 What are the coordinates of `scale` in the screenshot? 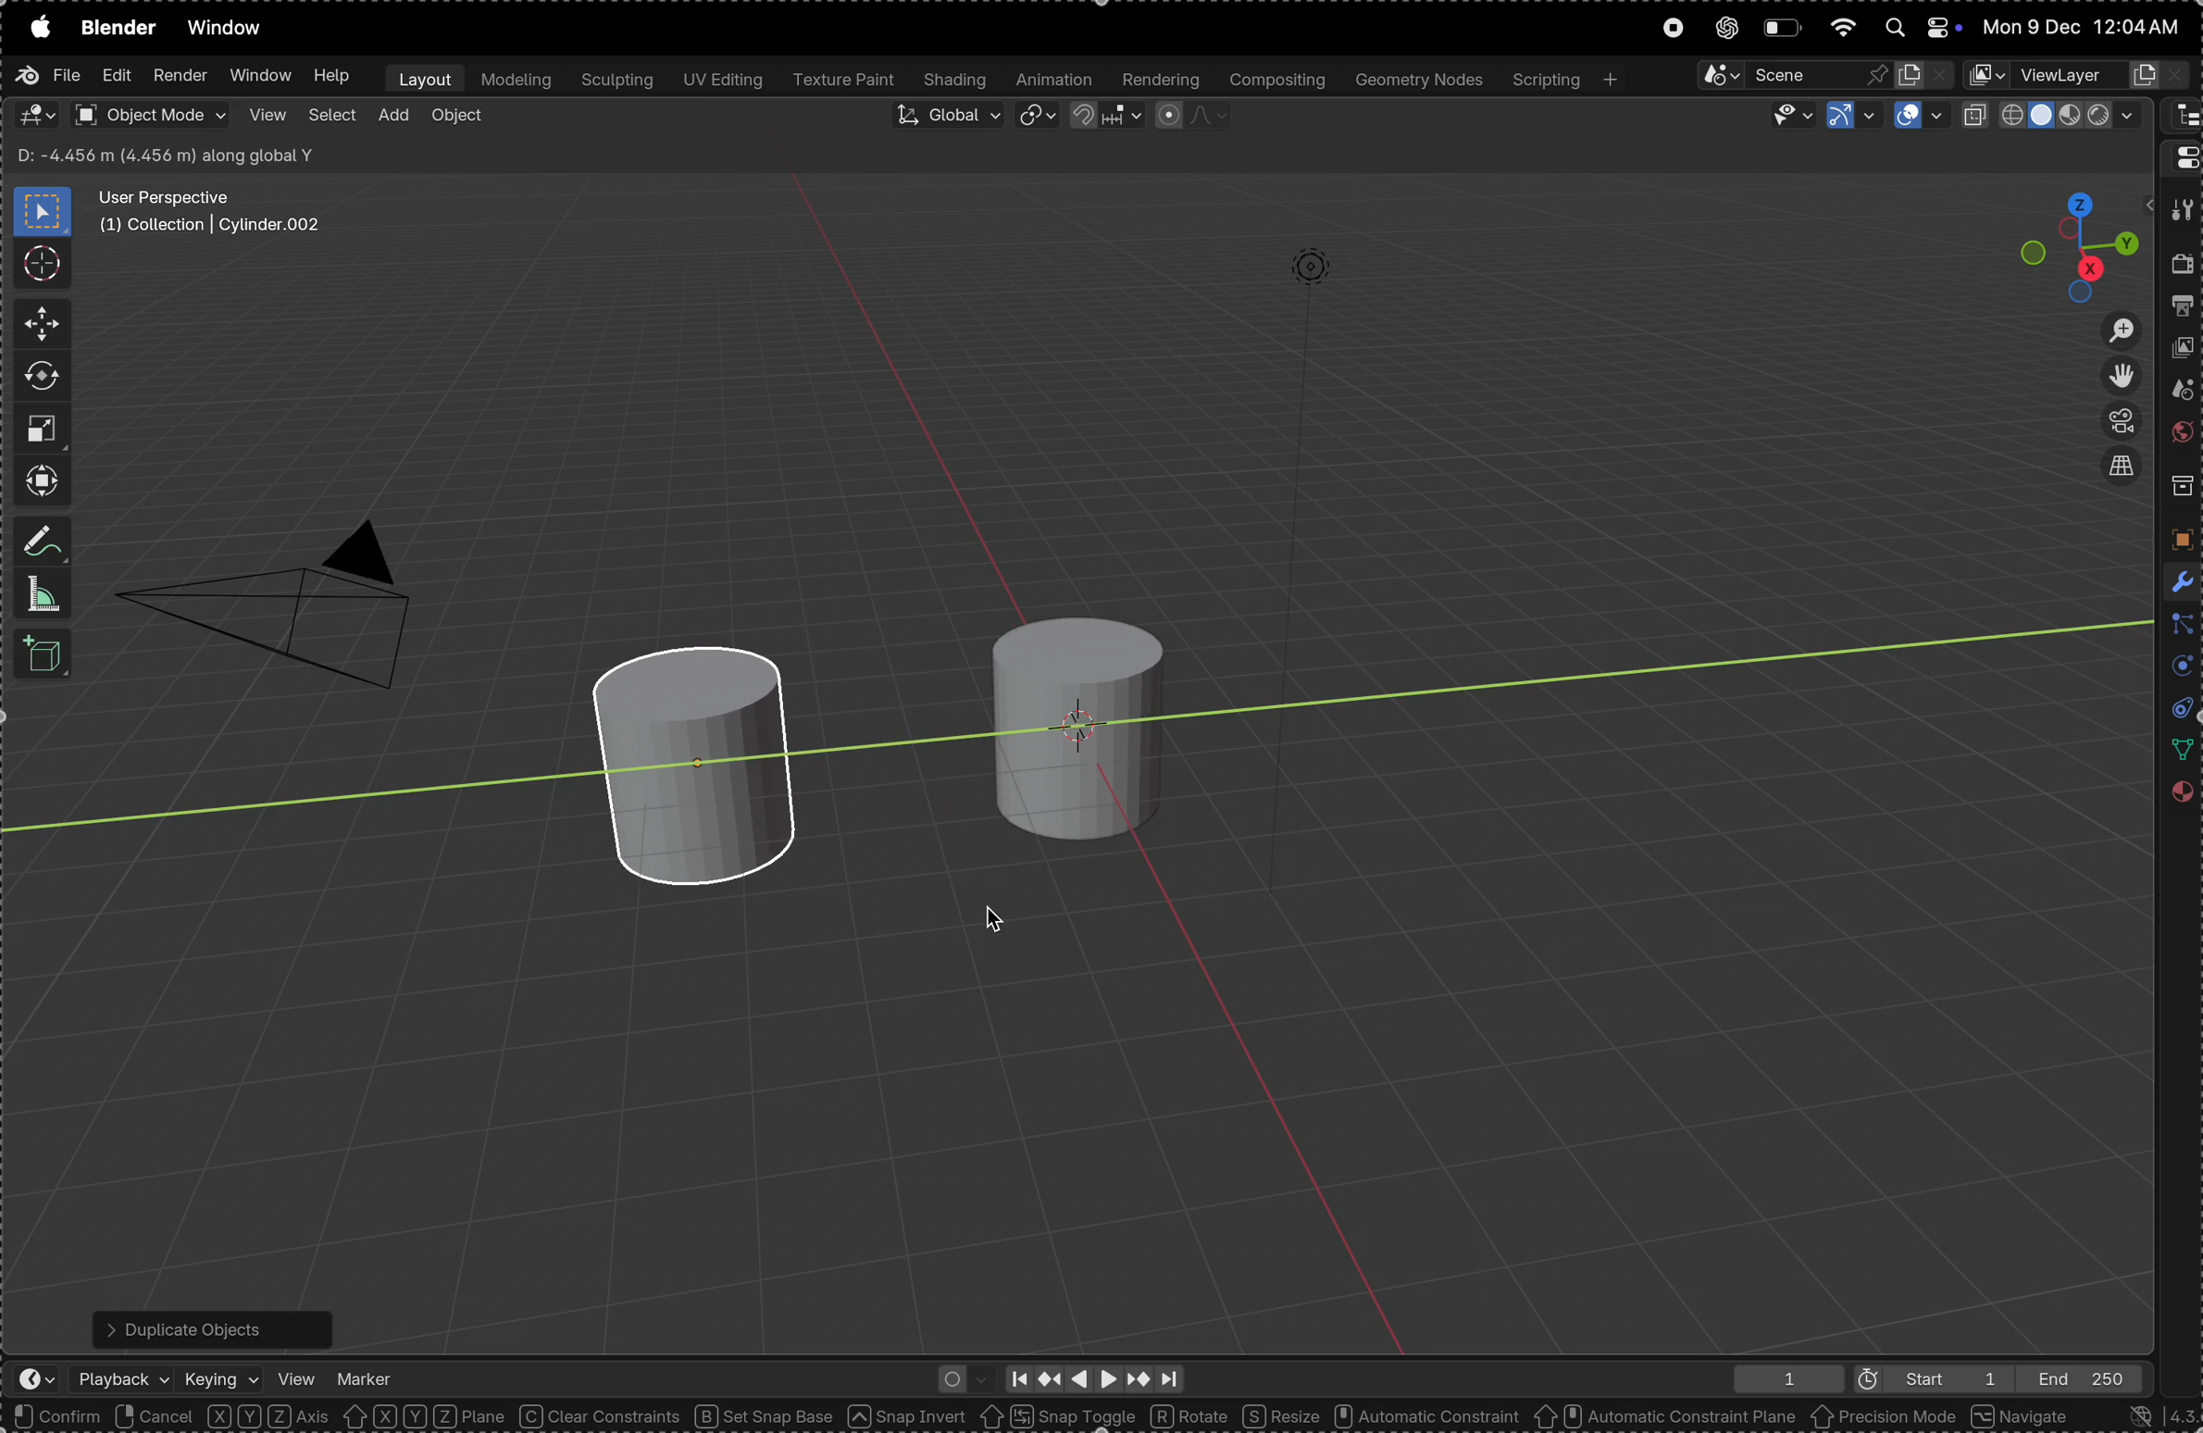 It's located at (41, 428).